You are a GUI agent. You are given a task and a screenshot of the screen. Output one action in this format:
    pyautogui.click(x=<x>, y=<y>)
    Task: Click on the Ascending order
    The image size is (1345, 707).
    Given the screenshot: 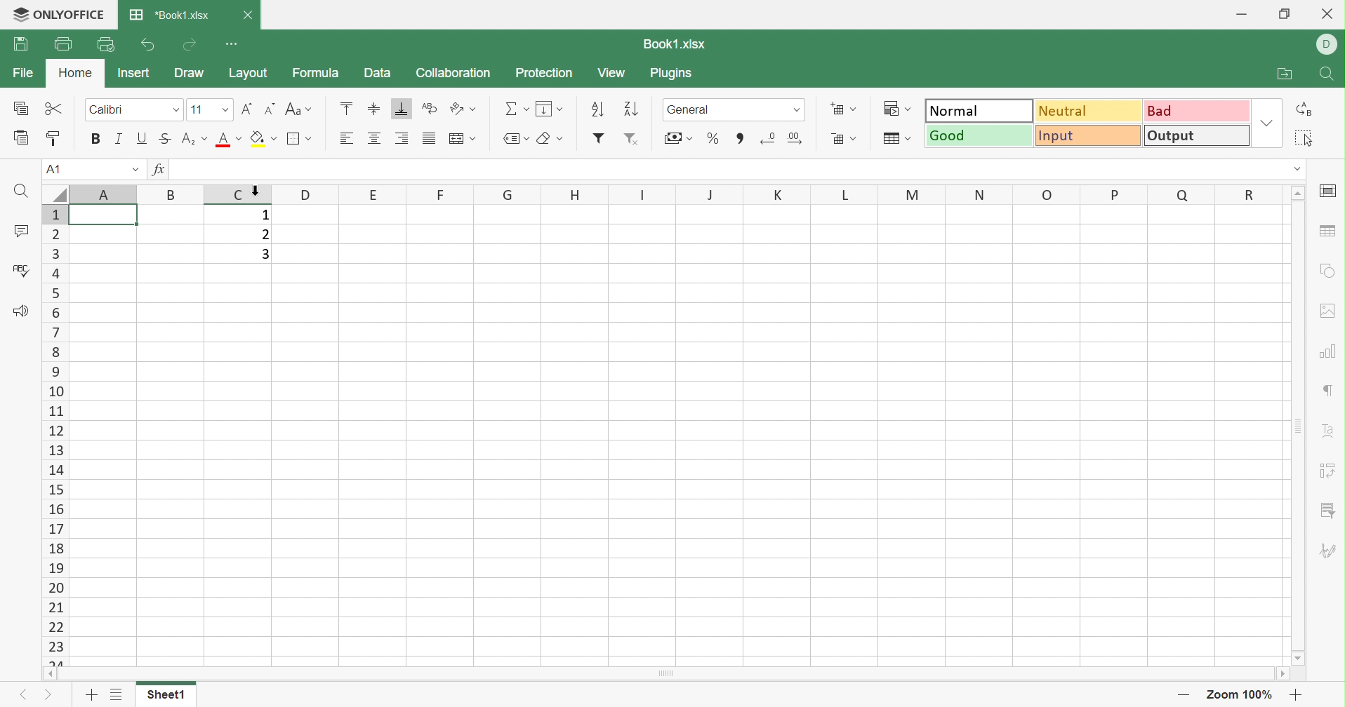 What is the action you would take?
    pyautogui.click(x=597, y=107)
    